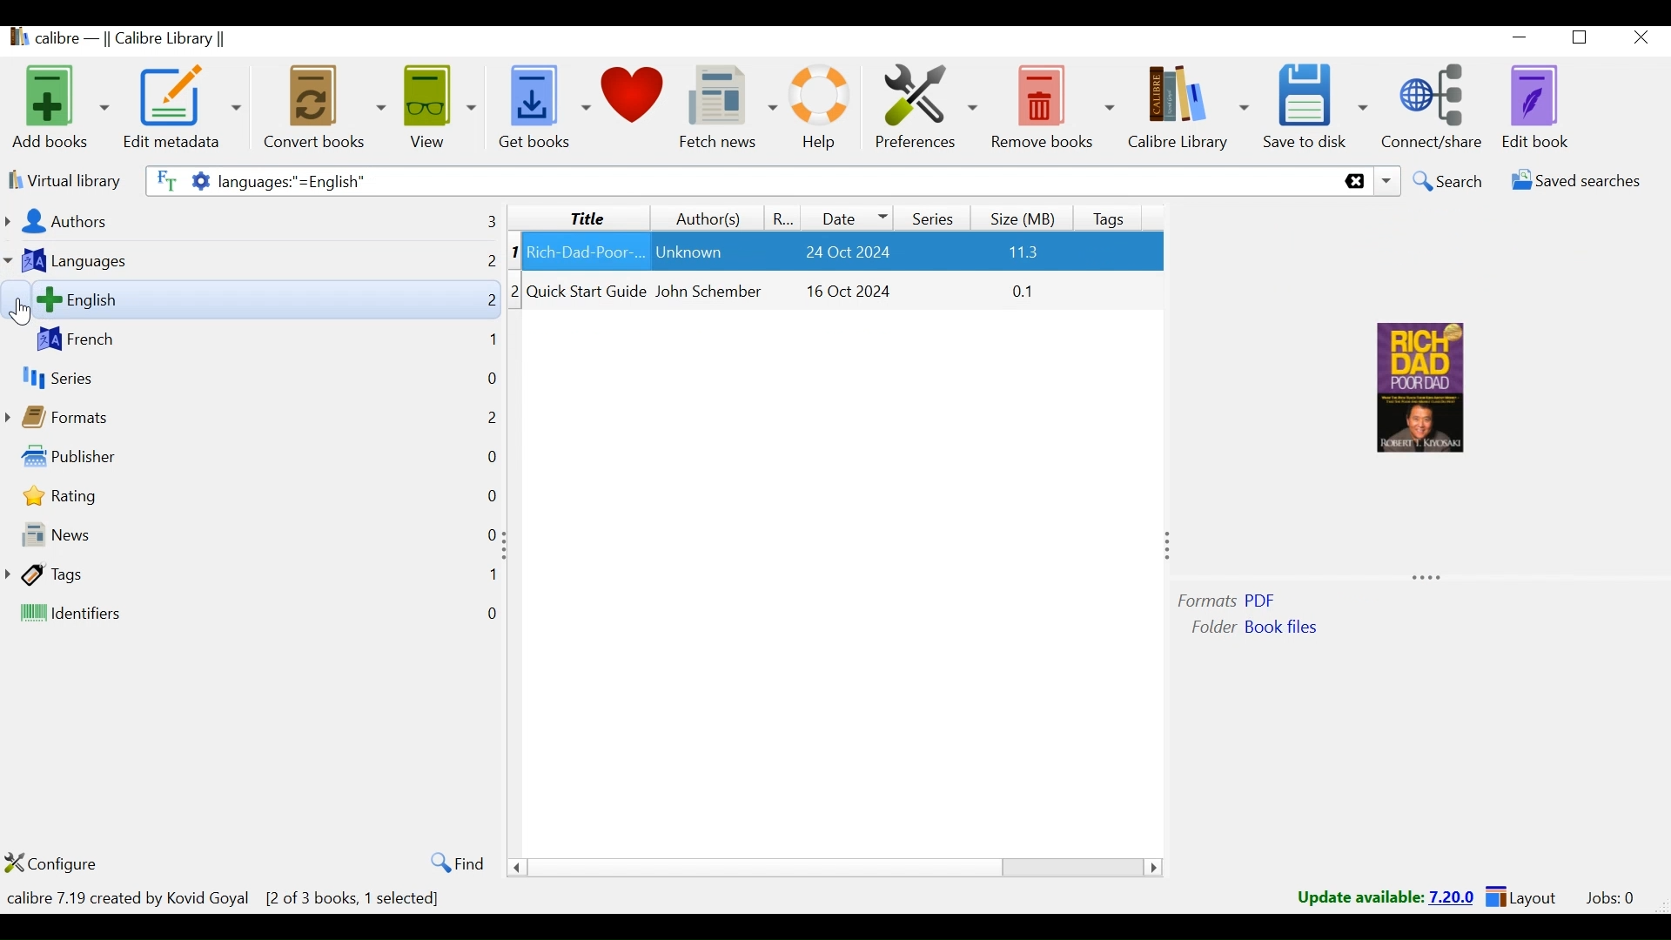 The image size is (1671, 940). I want to click on search (For advanced search click the gear icon to the left), so click(788, 181).